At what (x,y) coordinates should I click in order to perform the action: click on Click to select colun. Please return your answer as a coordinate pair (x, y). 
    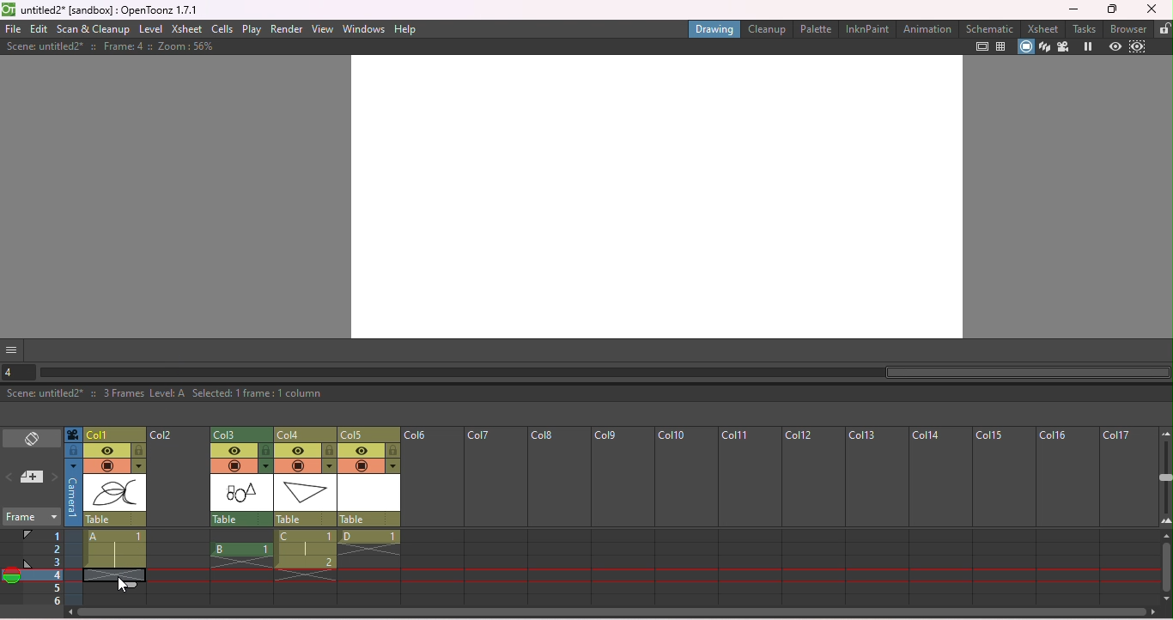
    Looking at the image, I should click on (115, 434).